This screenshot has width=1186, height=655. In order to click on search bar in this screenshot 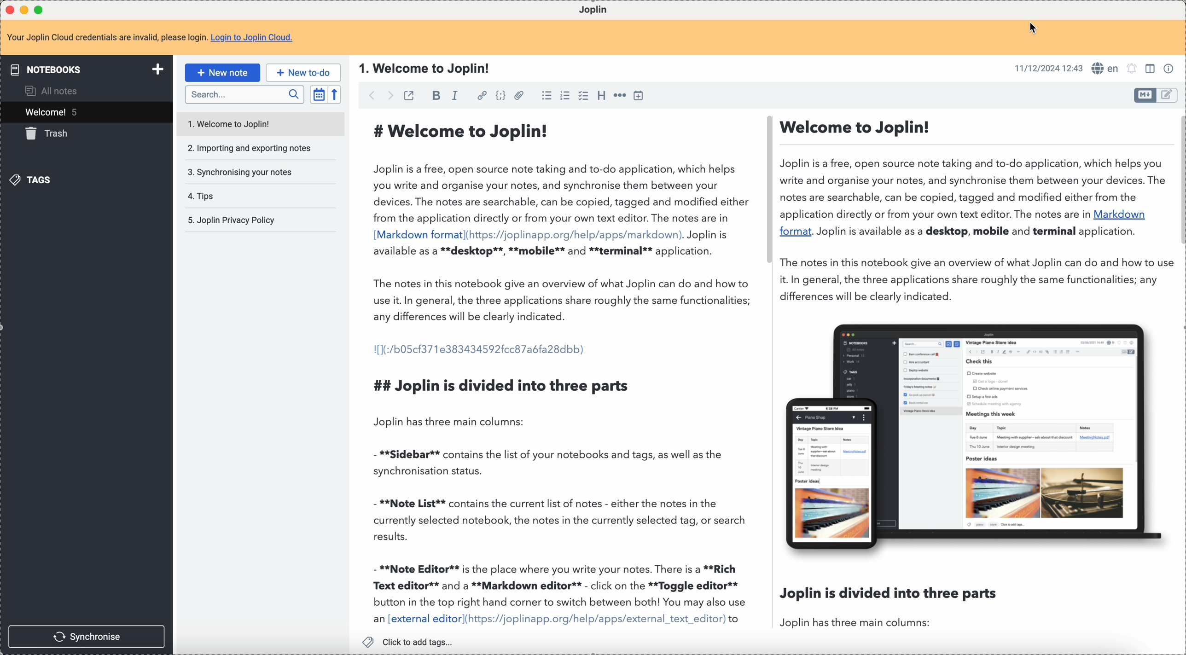, I will do `click(244, 95)`.